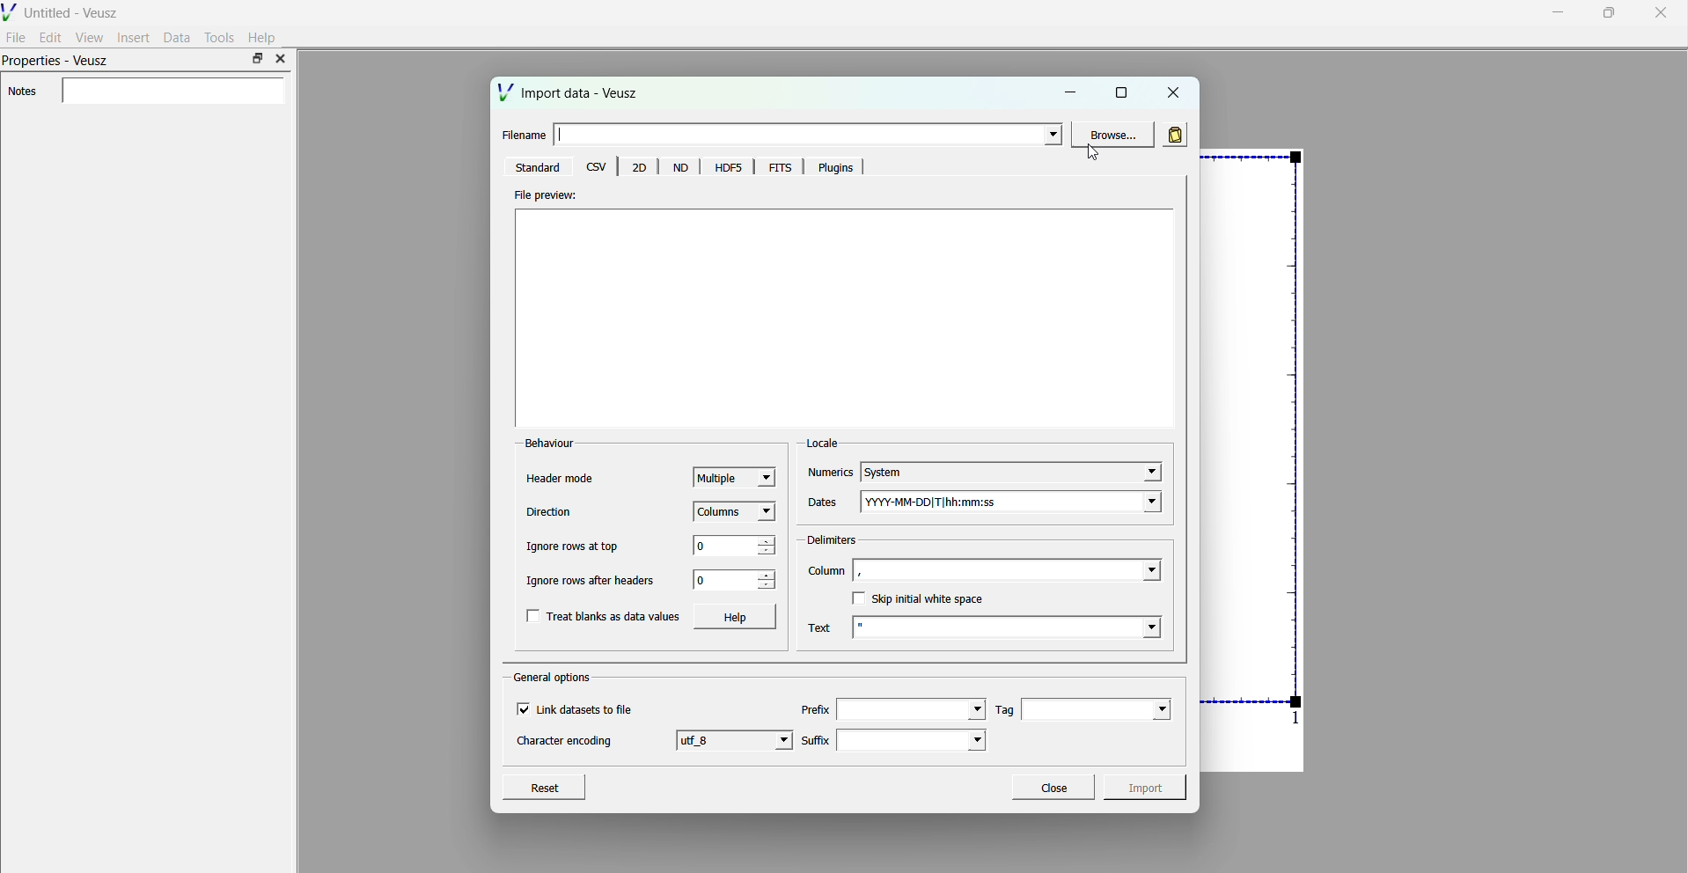  What do you see at coordinates (17, 36) in the screenshot?
I see `File` at bounding box center [17, 36].